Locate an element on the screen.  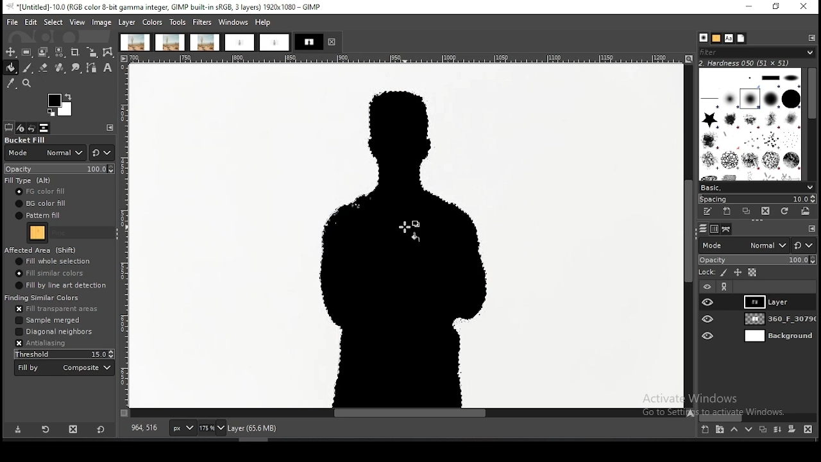
*[Untitled]-10.0 (RGB color 8-bit gamma integer, GIMP built-in sRGB, 2 layers) 1920x1080 — GIMP is located at coordinates (167, 7).